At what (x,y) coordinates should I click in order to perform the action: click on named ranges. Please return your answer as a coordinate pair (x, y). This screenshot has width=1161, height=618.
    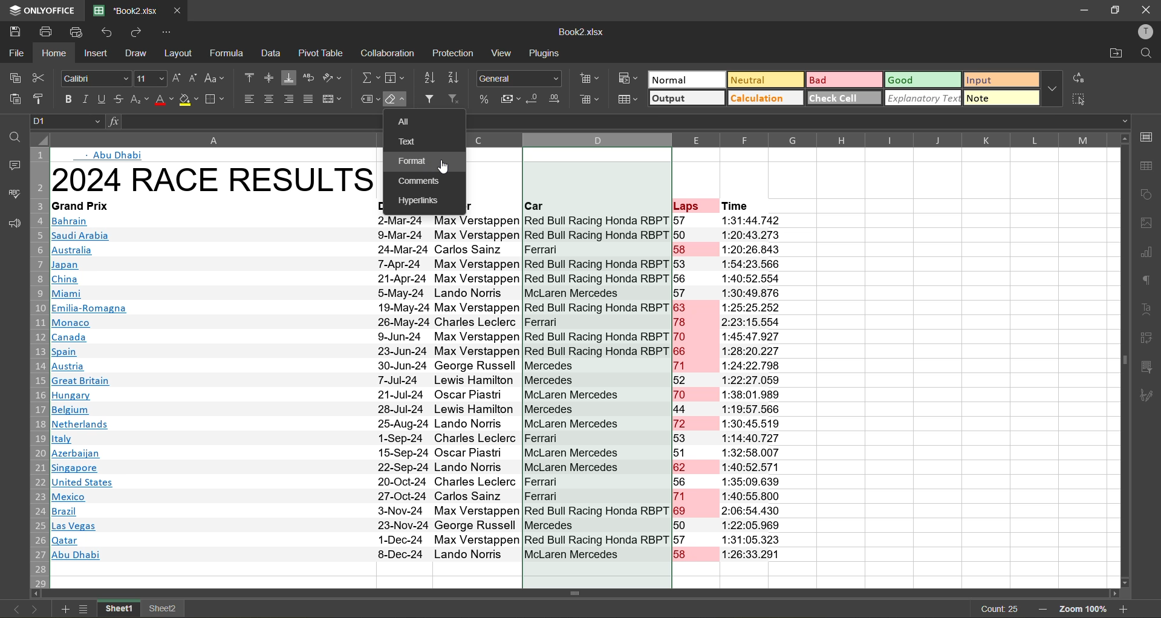
    Looking at the image, I should click on (369, 97).